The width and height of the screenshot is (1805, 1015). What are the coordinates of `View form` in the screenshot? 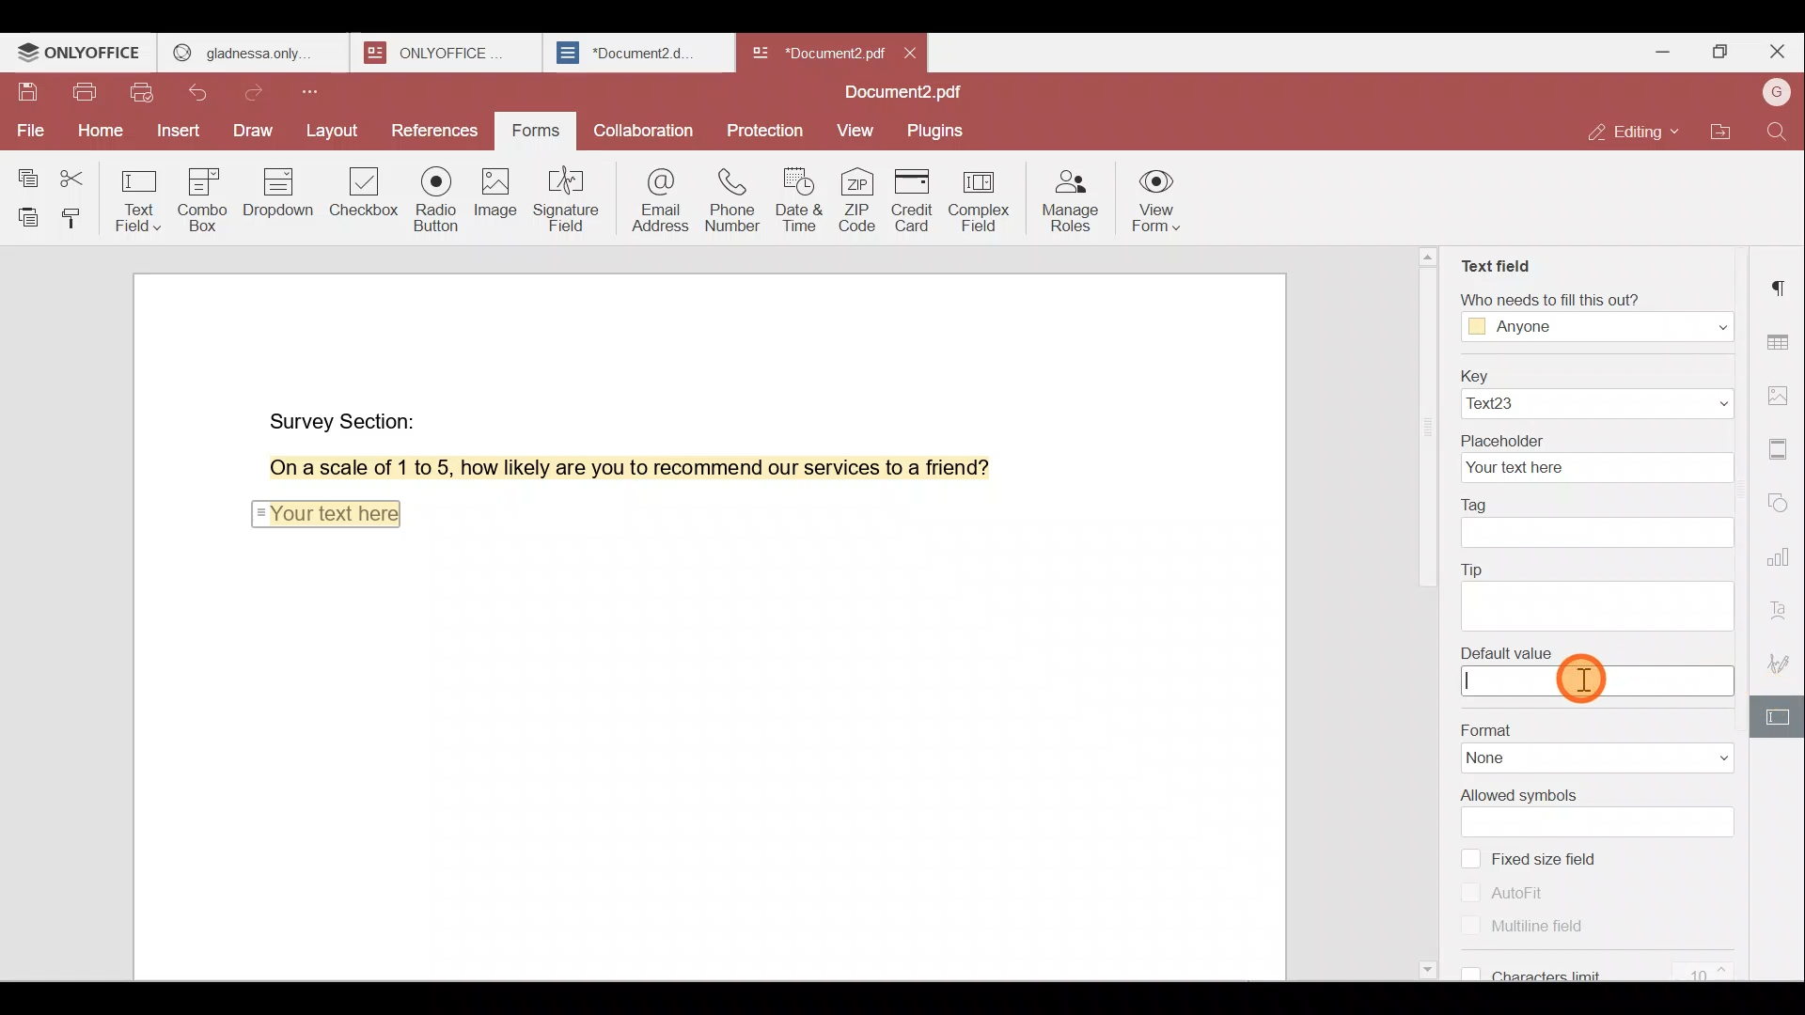 It's located at (1156, 203).